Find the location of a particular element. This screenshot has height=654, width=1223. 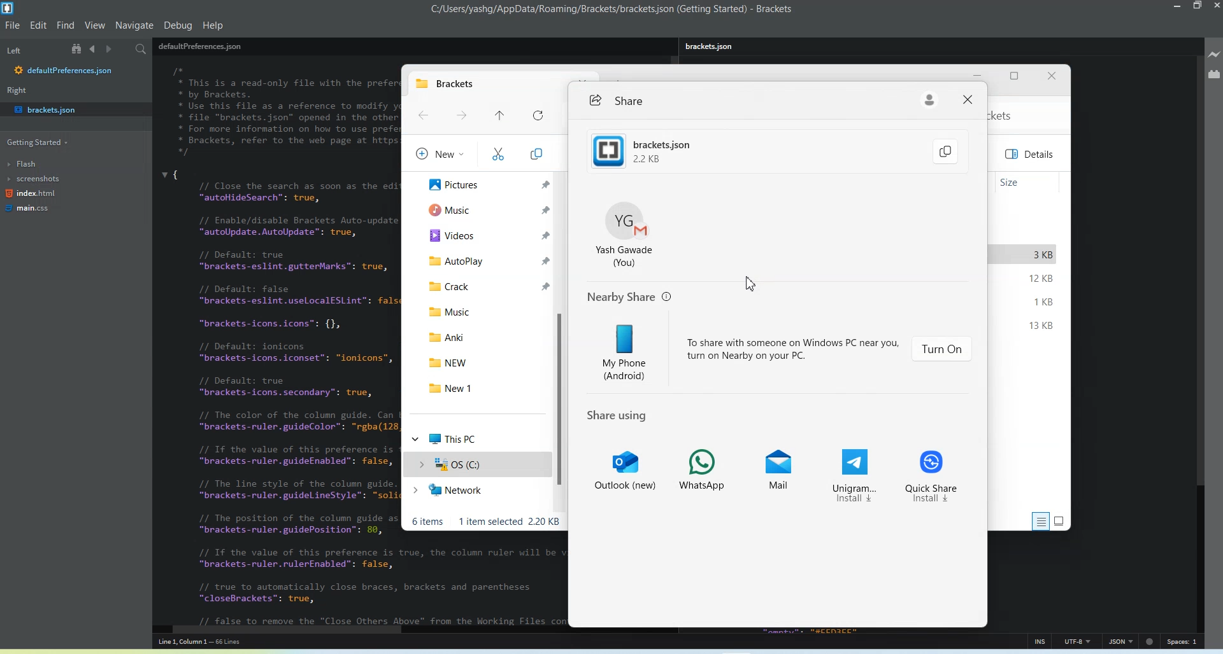

Pictures is located at coordinates (485, 184).